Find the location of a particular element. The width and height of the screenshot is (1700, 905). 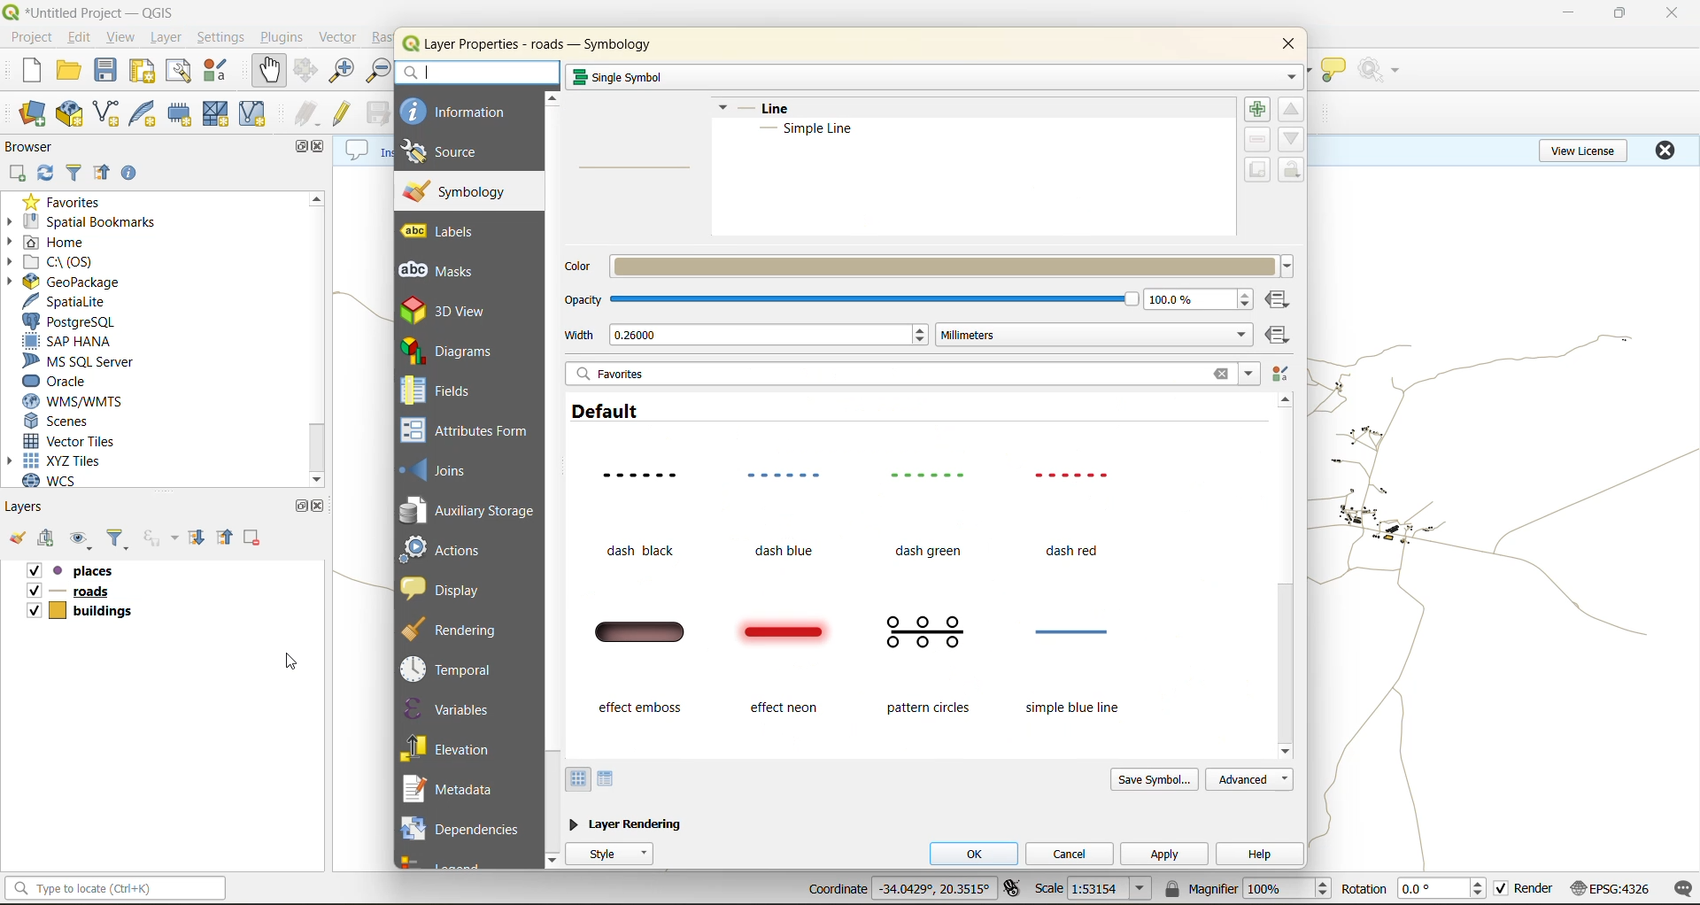

magnifier is located at coordinates (1247, 889).